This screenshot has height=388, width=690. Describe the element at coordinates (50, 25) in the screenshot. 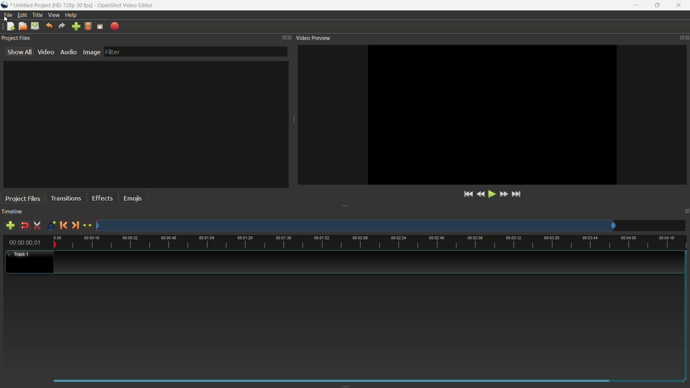

I see `undo` at that location.